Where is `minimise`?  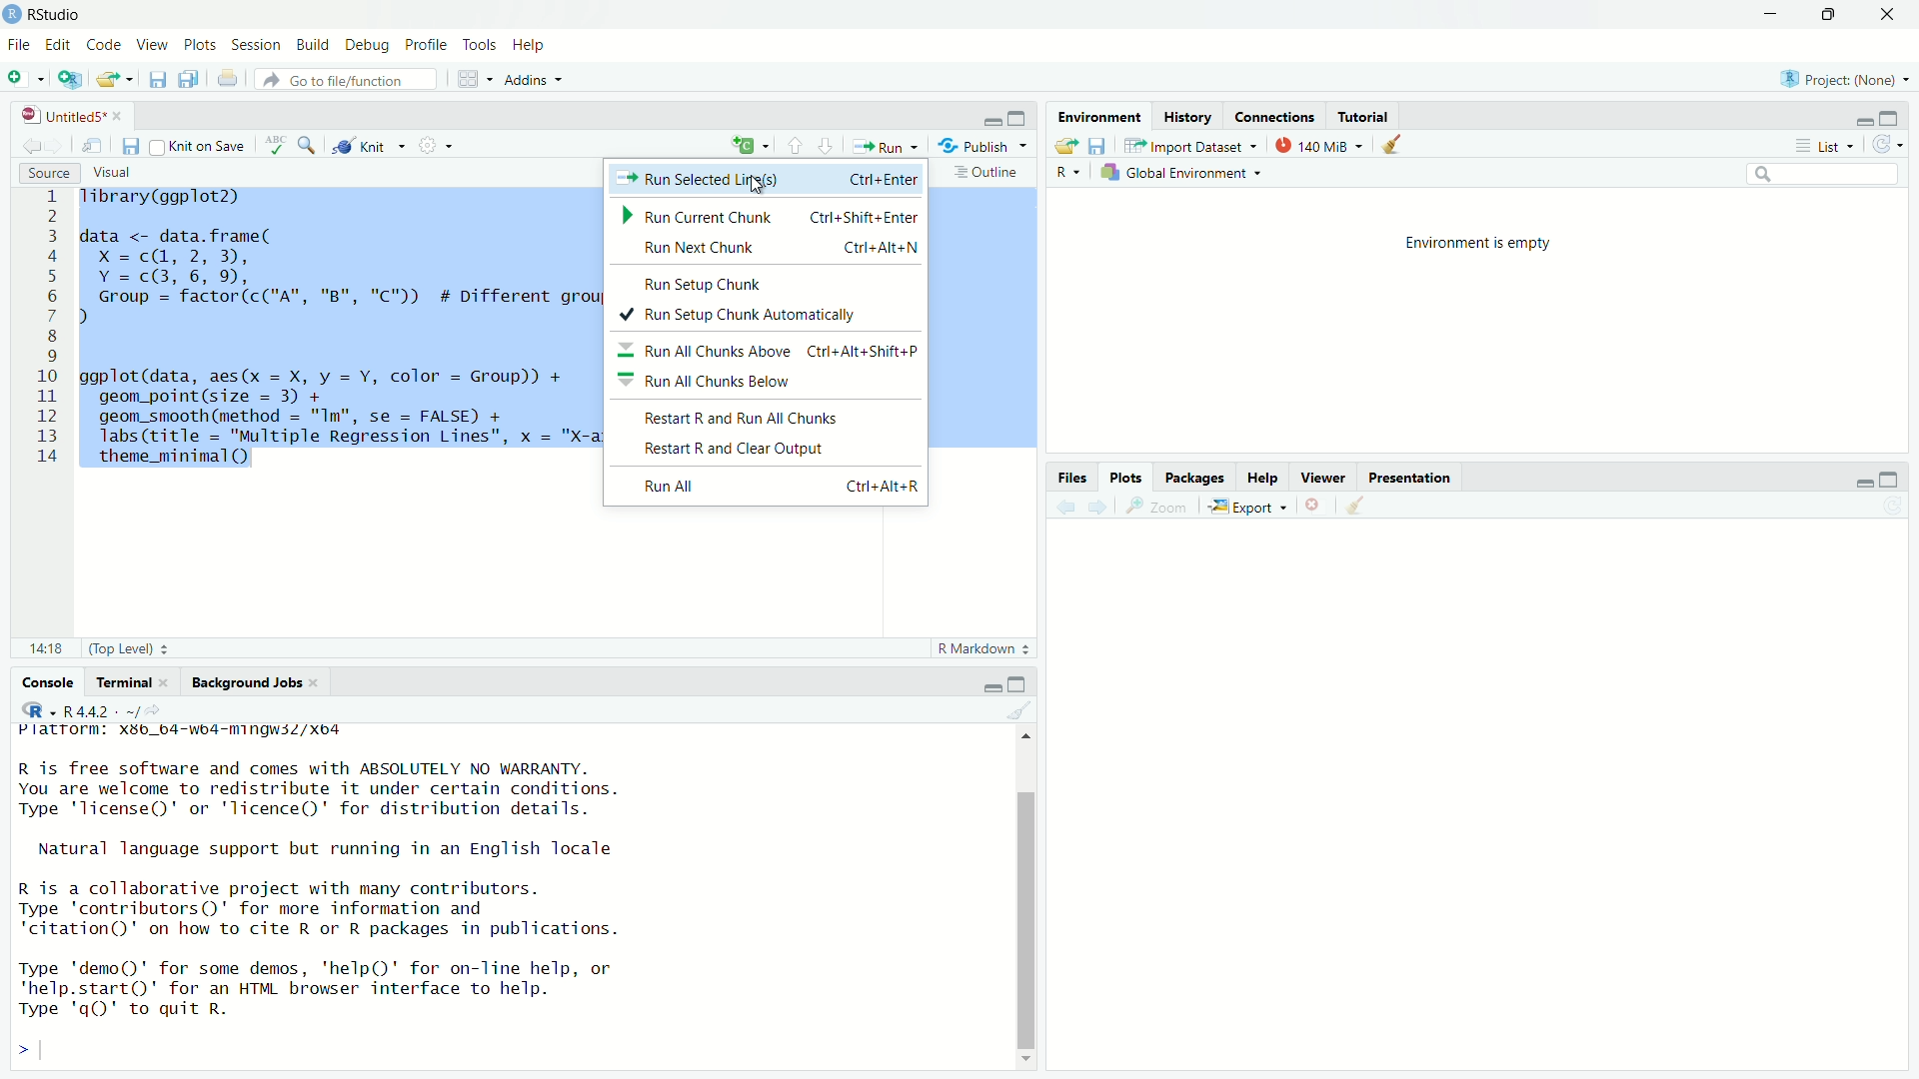
minimise is located at coordinates (987, 118).